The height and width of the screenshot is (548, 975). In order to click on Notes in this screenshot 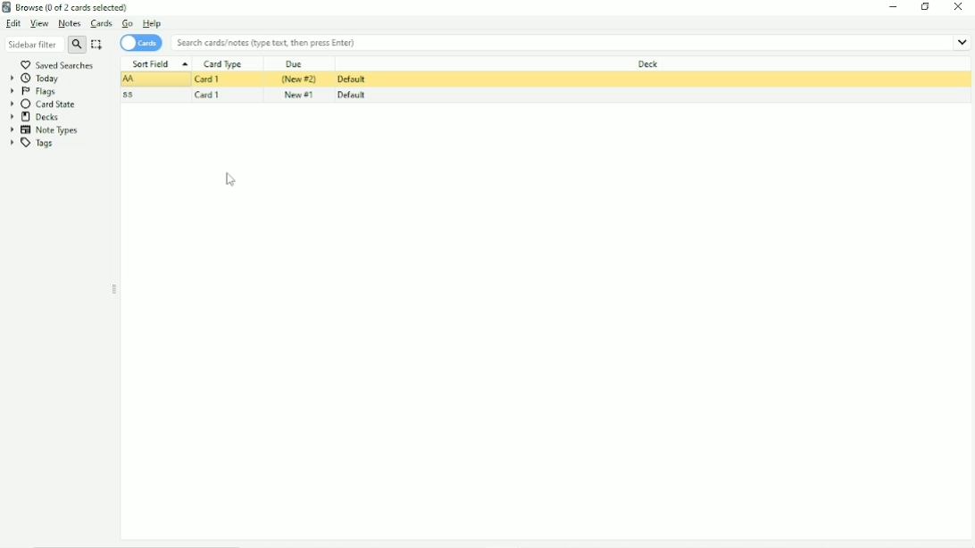, I will do `click(70, 24)`.